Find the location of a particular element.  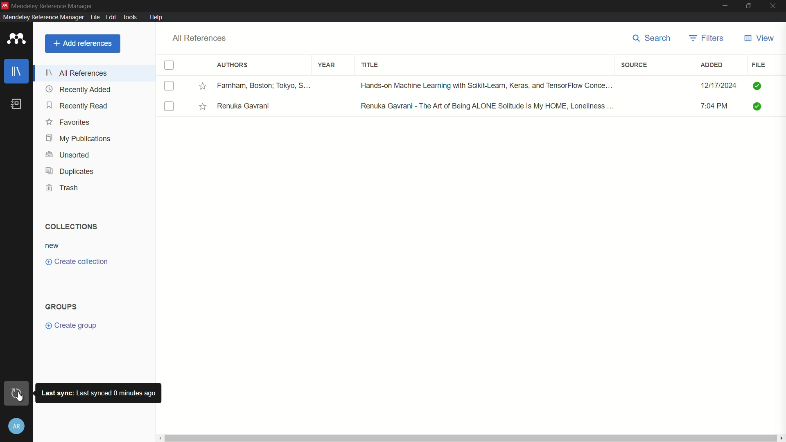

collections is located at coordinates (71, 227).